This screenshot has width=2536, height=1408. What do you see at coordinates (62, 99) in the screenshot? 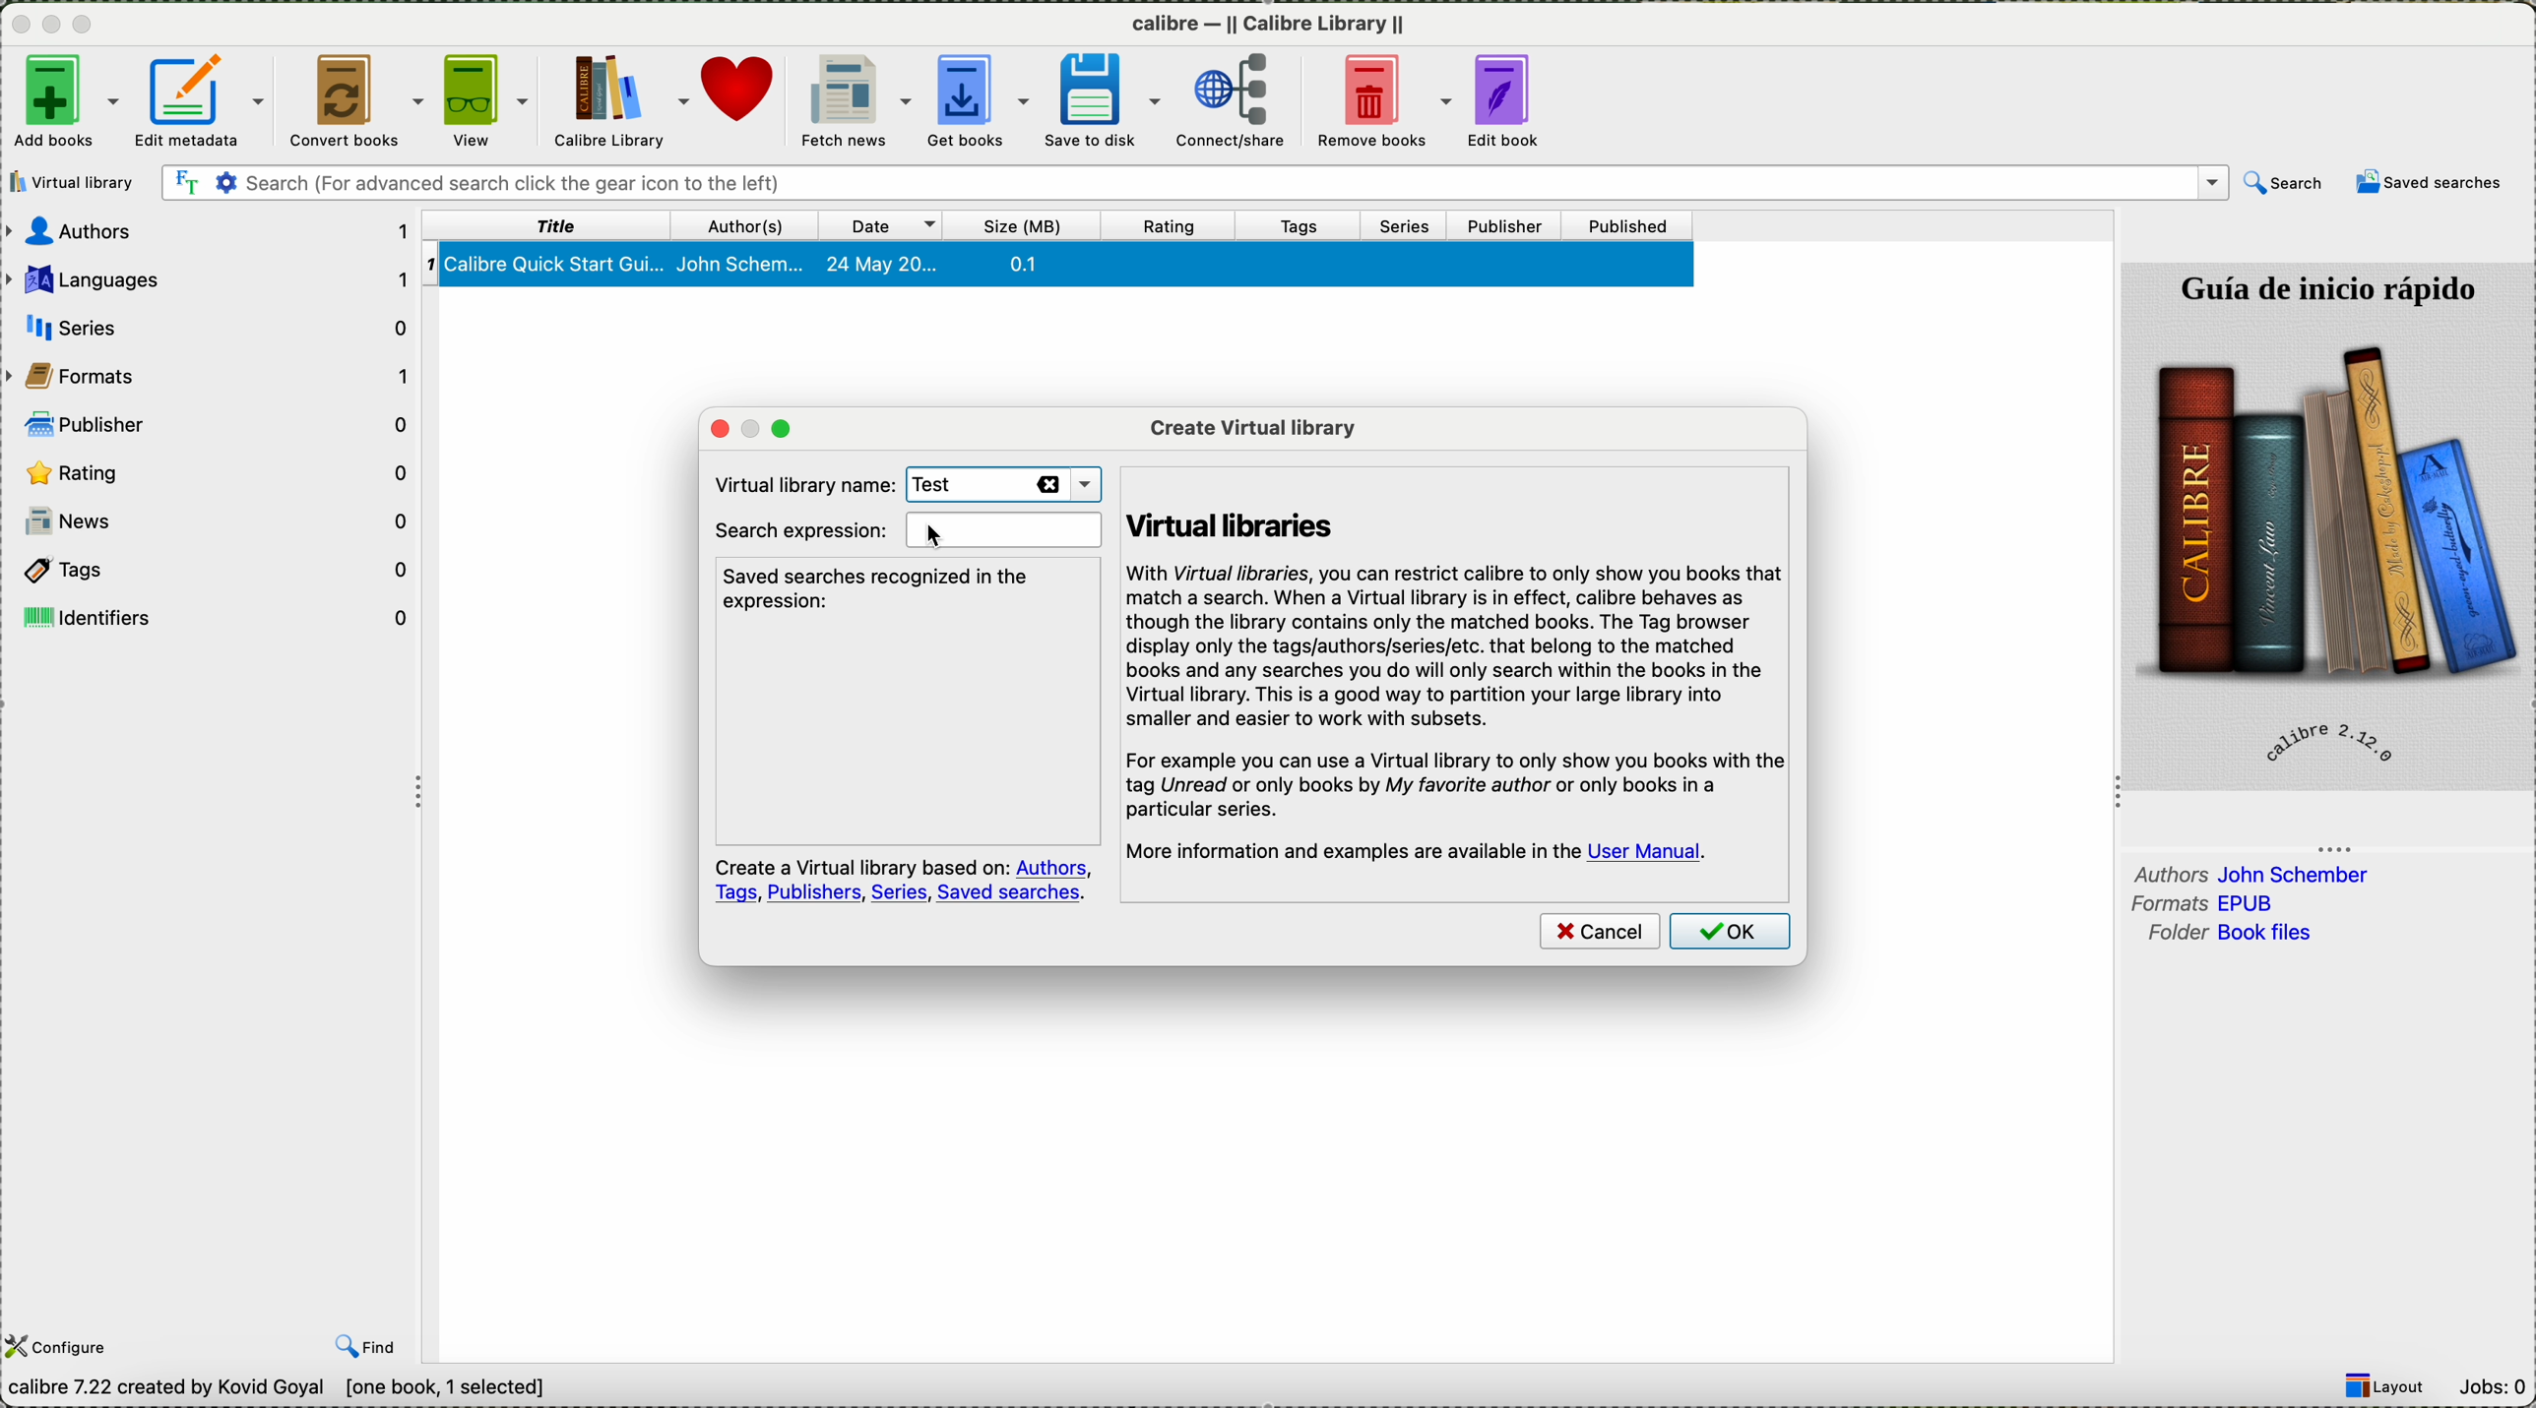
I see `add books` at bounding box center [62, 99].